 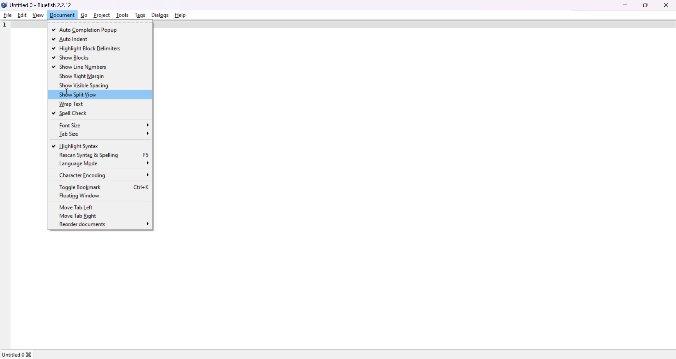 I want to click on show blocks, so click(x=72, y=58).